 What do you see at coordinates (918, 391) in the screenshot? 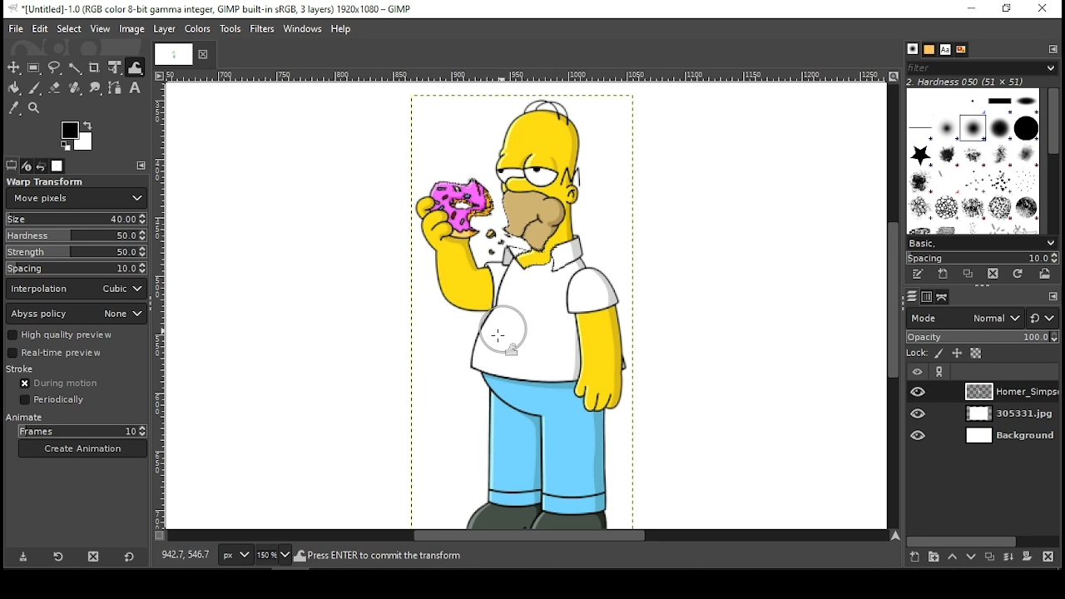
I see `layer visibility on/off` at bounding box center [918, 391].